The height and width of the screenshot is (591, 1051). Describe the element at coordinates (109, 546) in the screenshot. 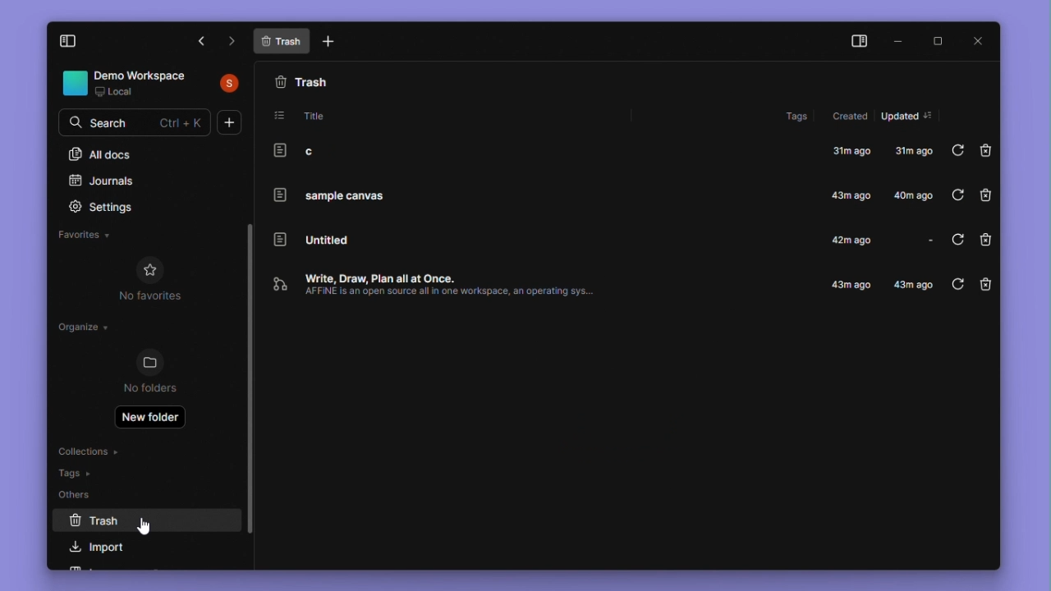

I see `Import` at that location.